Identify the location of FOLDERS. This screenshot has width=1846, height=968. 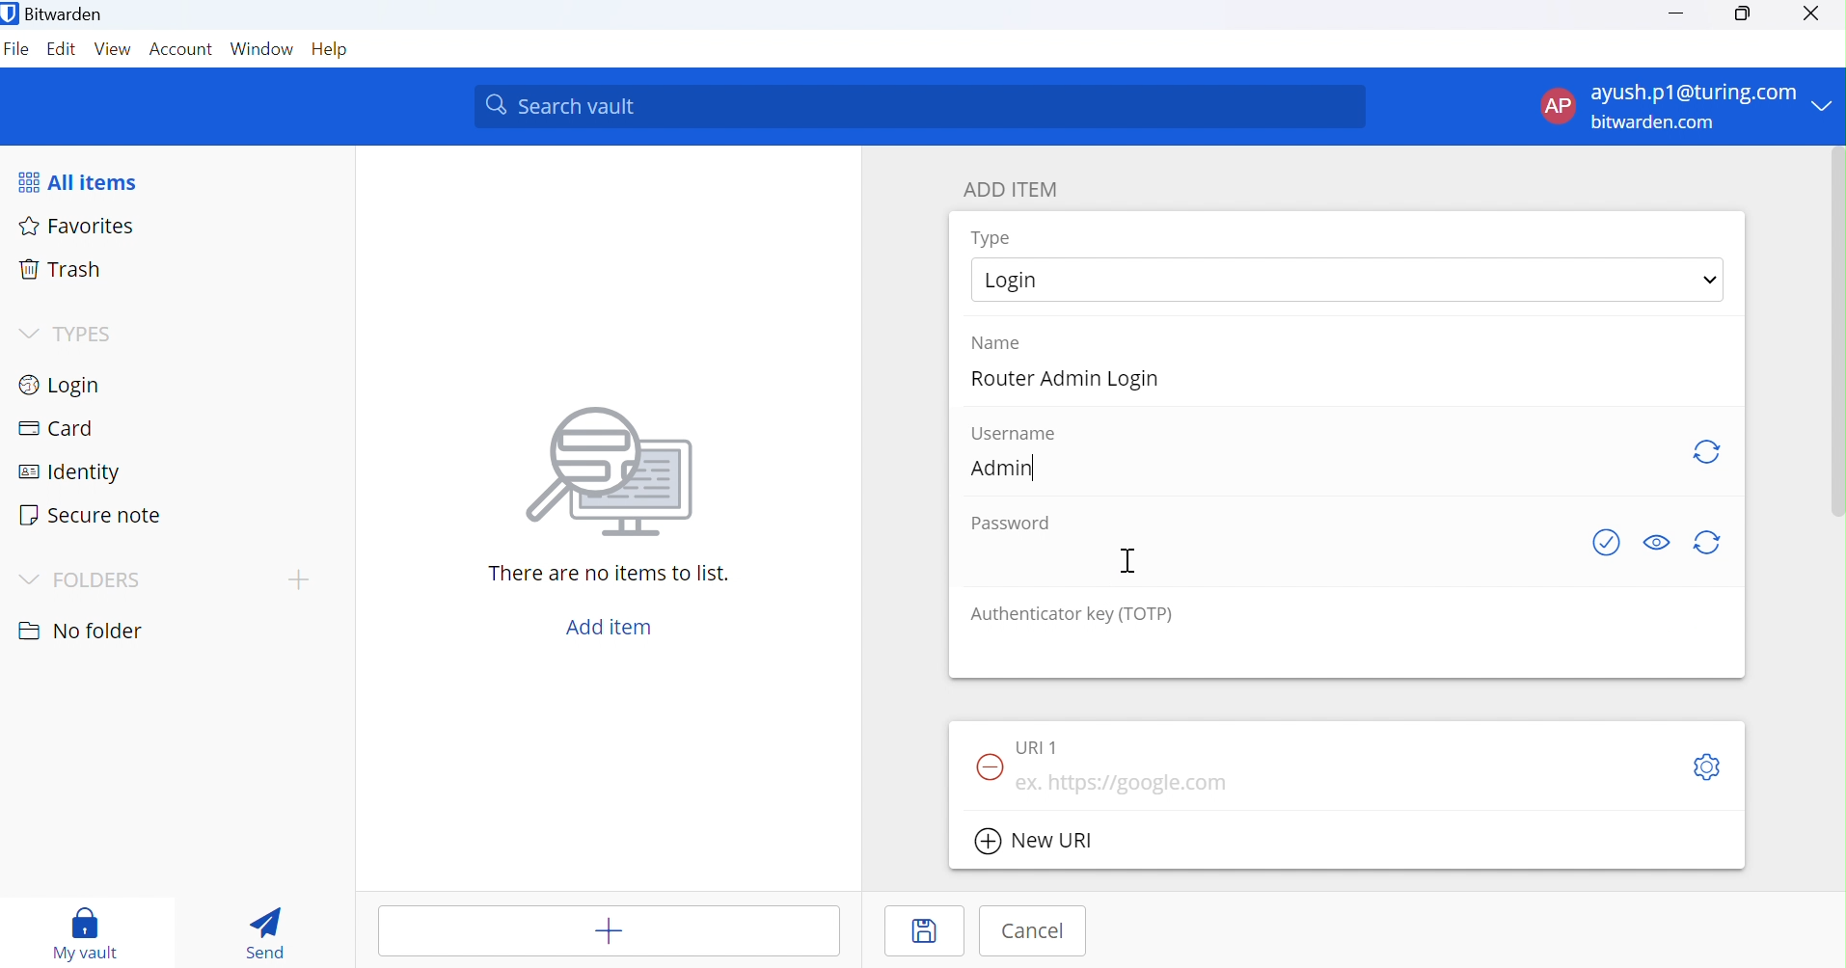
(86, 576).